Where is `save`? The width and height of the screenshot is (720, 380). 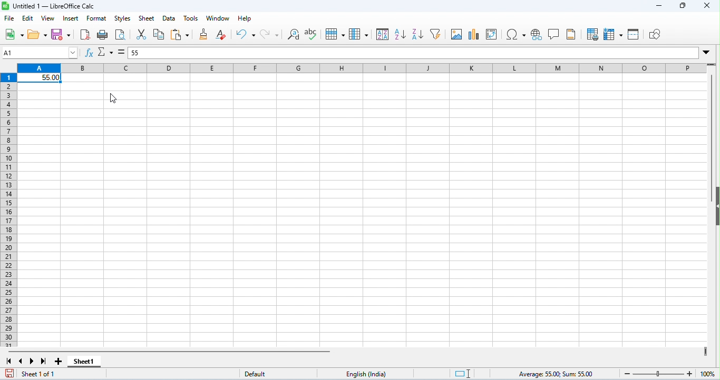
save is located at coordinates (61, 35).